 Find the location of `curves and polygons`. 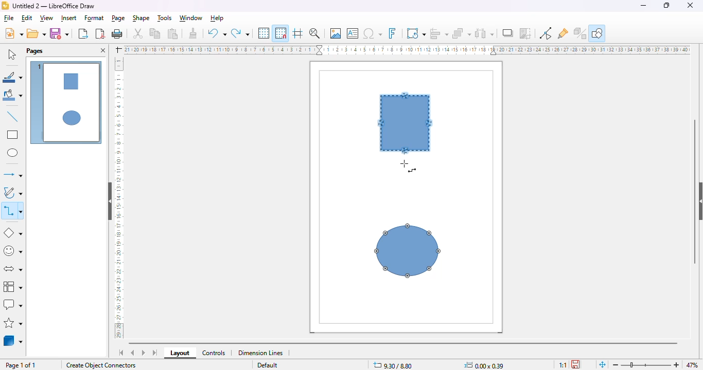

curves and polygons is located at coordinates (13, 193).